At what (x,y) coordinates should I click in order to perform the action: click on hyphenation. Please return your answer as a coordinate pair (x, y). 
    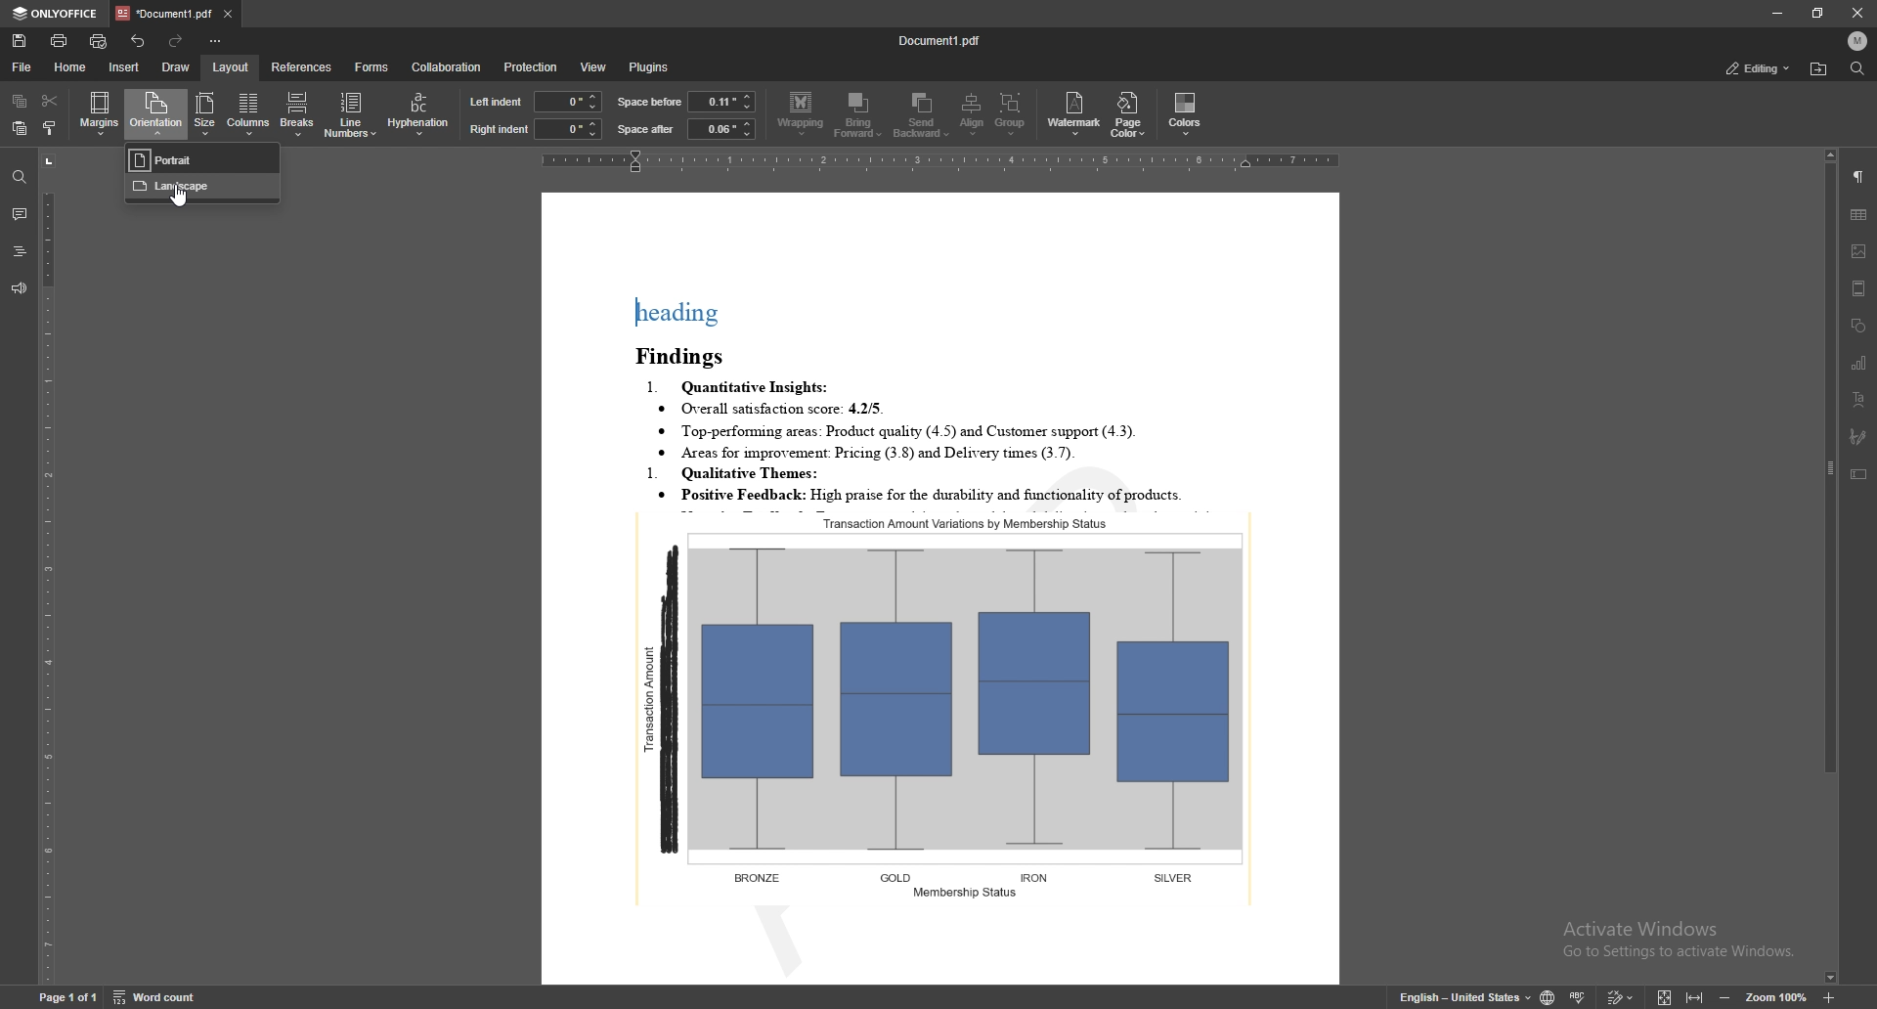
    Looking at the image, I should click on (420, 112).